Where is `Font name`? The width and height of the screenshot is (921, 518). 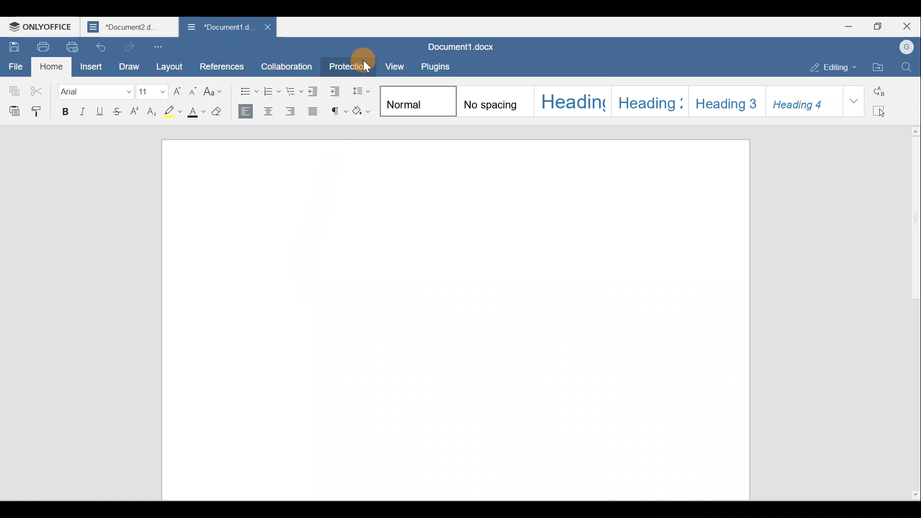 Font name is located at coordinates (98, 93).